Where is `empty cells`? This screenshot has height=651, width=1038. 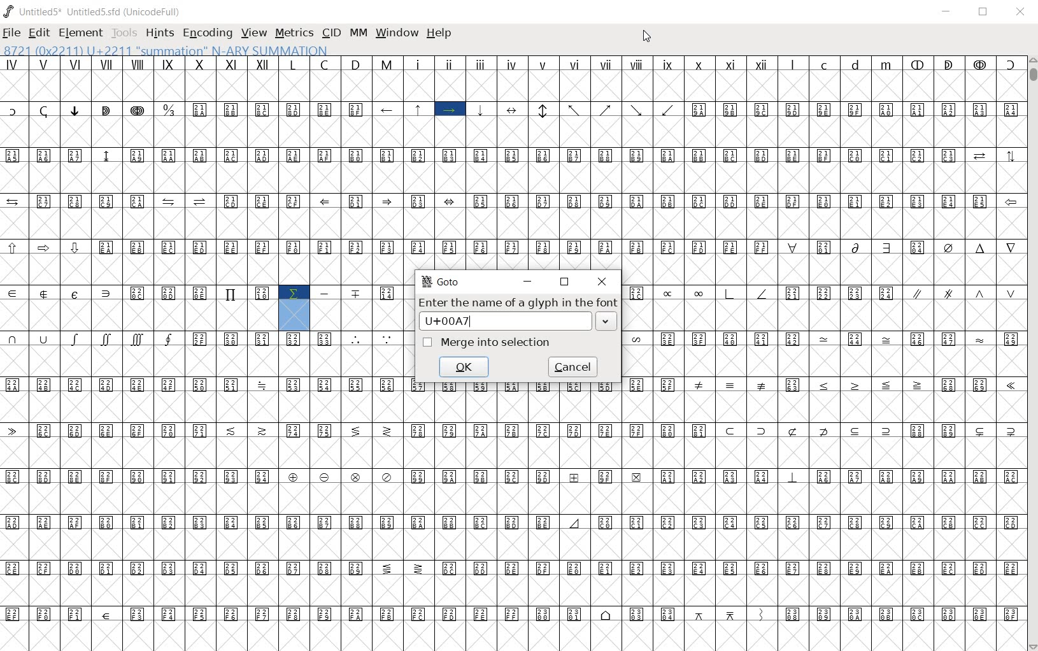
empty cells is located at coordinates (204, 270).